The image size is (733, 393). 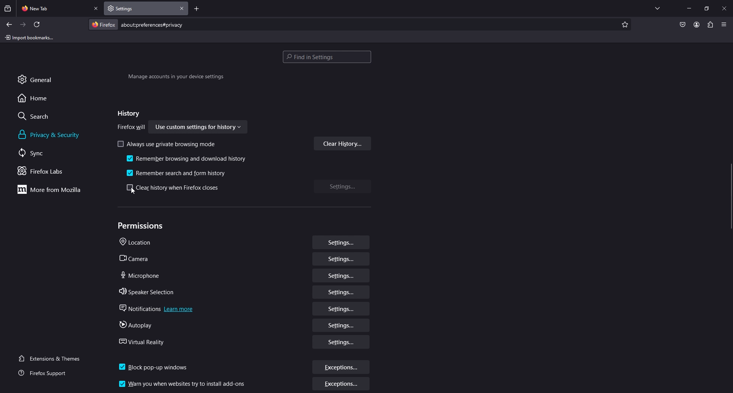 What do you see at coordinates (149, 290) in the screenshot?
I see `speaker` at bounding box center [149, 290].